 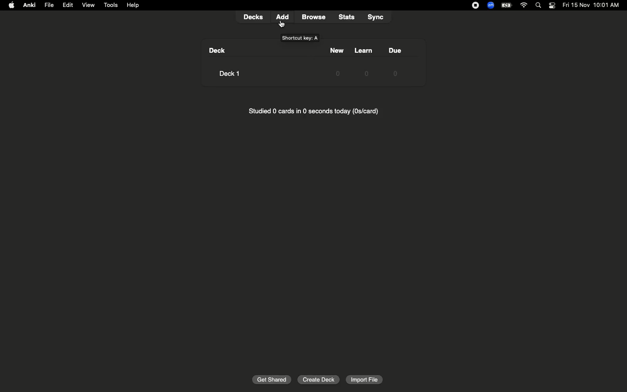 I want to click on Date/time, so click(x=592, y=6).